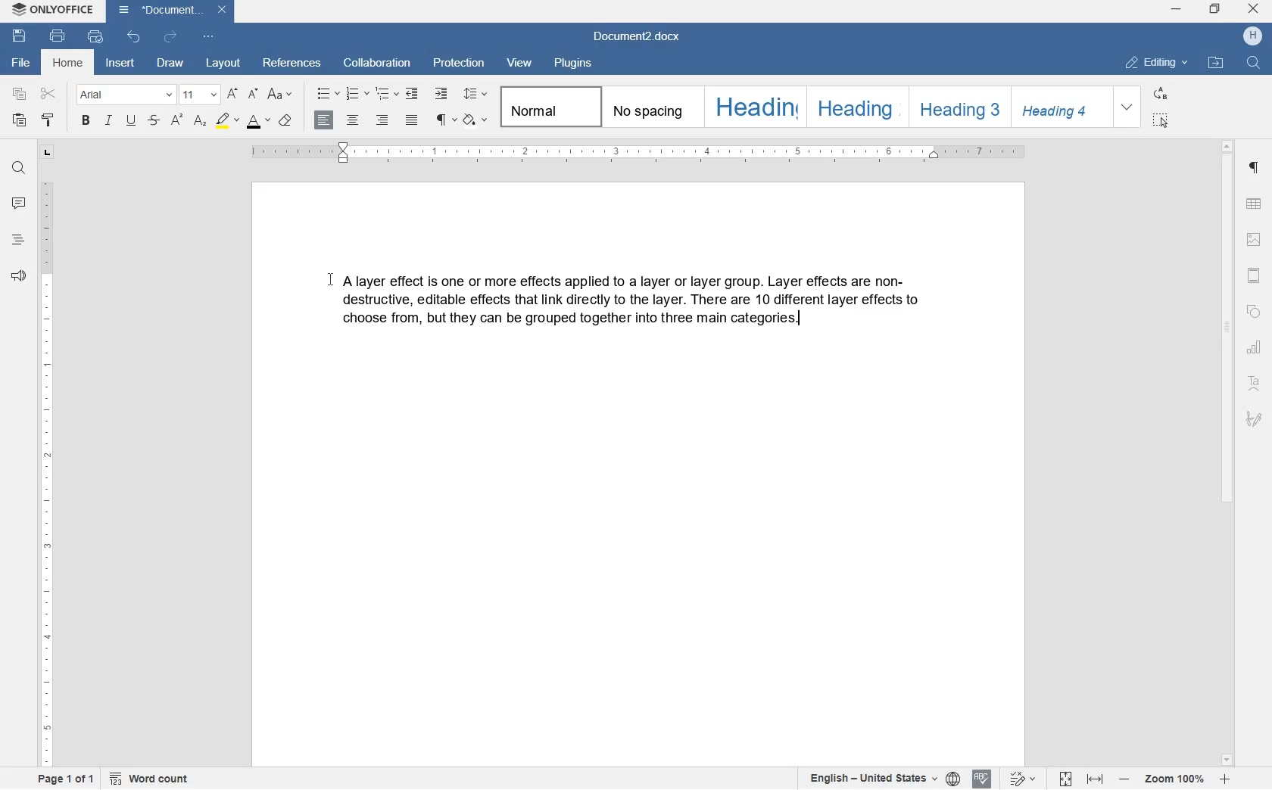  What do you see at coordinates (457, 64) in the screenshot?
I see `protection` at bounding box center [457, 64].